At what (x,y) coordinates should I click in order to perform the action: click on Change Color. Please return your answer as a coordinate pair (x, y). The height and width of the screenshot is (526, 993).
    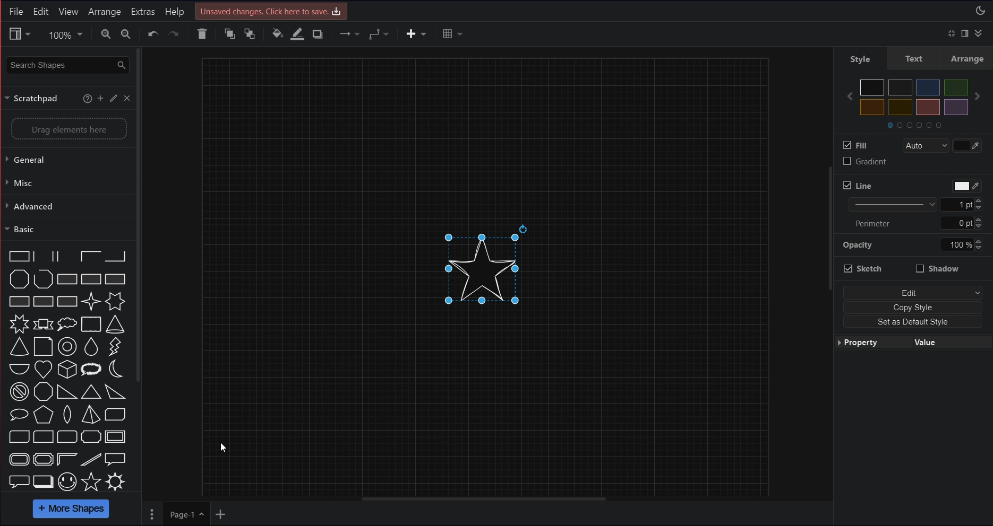
    Looking at the image, I should click on (968, 186).